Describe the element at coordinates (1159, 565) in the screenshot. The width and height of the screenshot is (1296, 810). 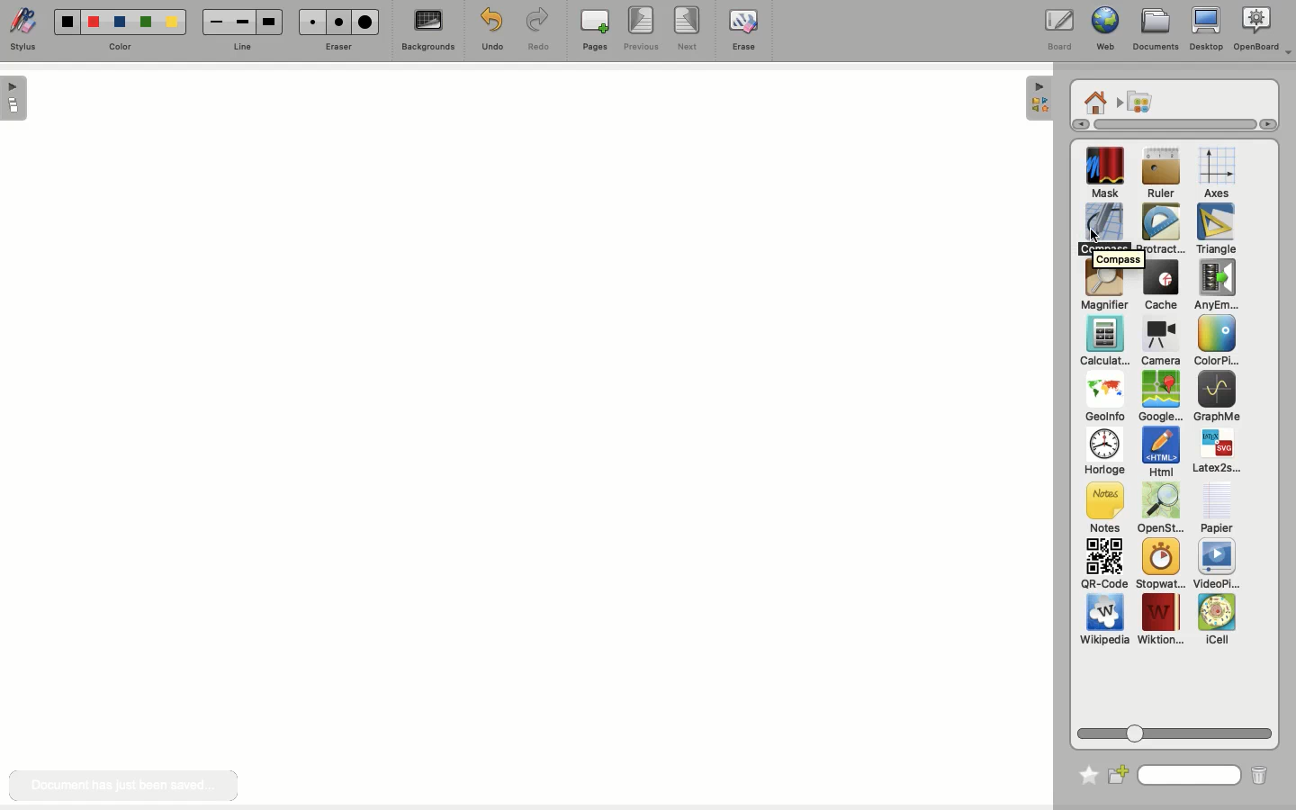
I see `Stopwatch` at that location.